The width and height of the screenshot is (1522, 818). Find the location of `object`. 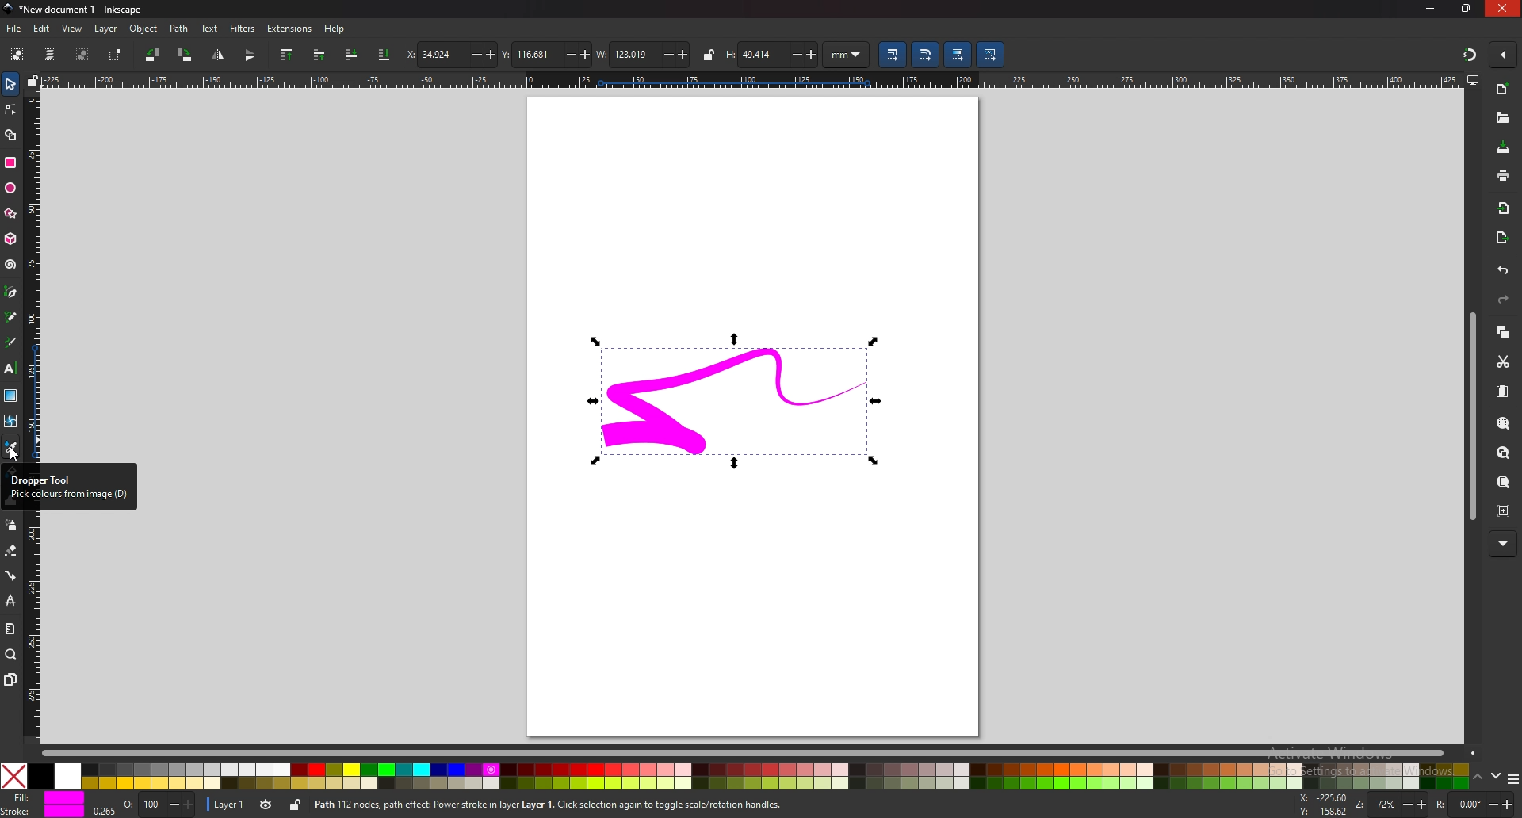

object is located at coordinates (147, 29).